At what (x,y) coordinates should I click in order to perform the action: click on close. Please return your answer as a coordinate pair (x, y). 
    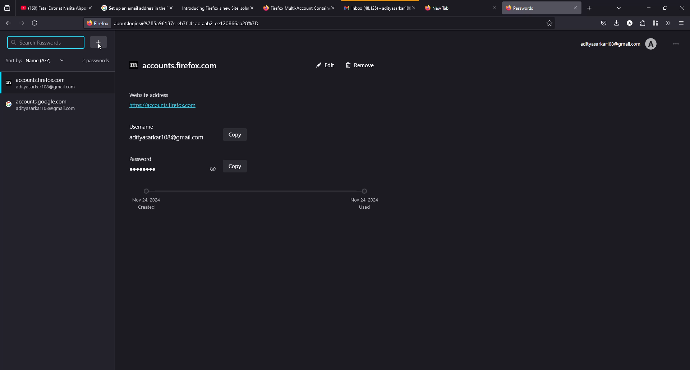
    Looking at the image, I should click on (332, 8).